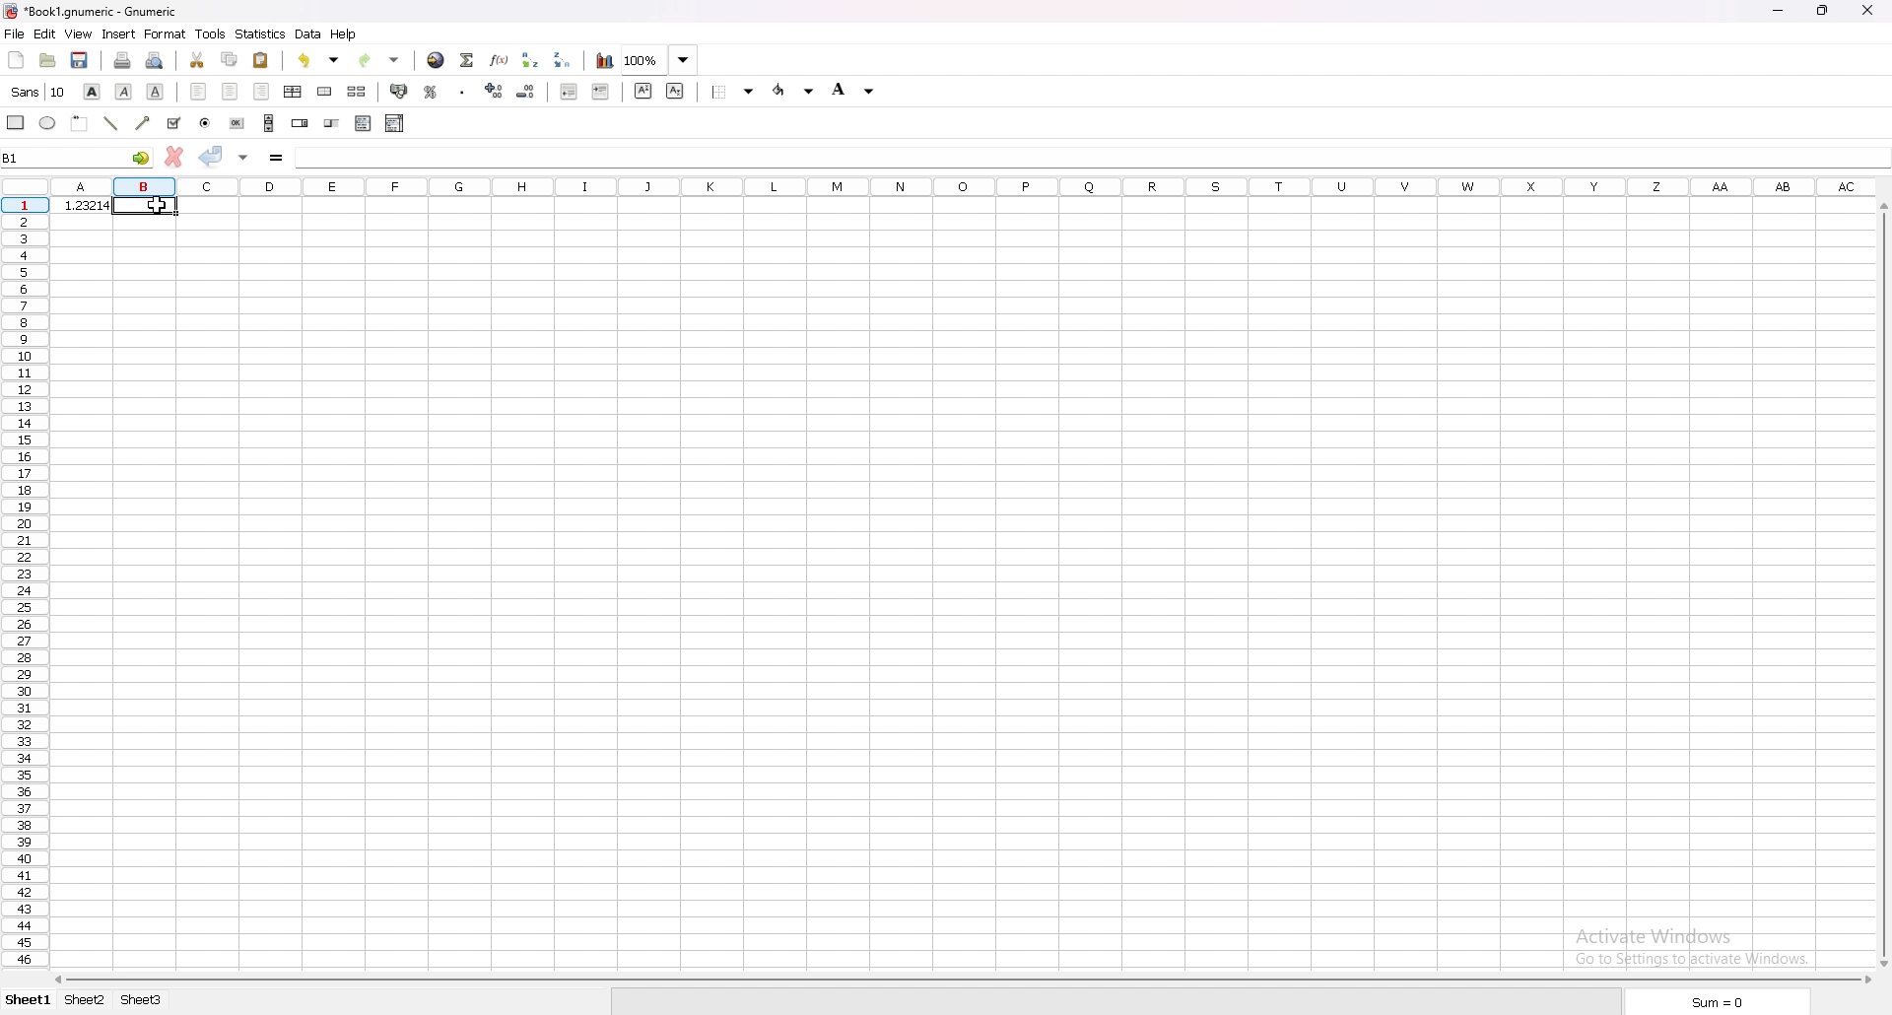  Describe the element at coordinates (278, 156) in the screenshot. I see `formula` at that location.